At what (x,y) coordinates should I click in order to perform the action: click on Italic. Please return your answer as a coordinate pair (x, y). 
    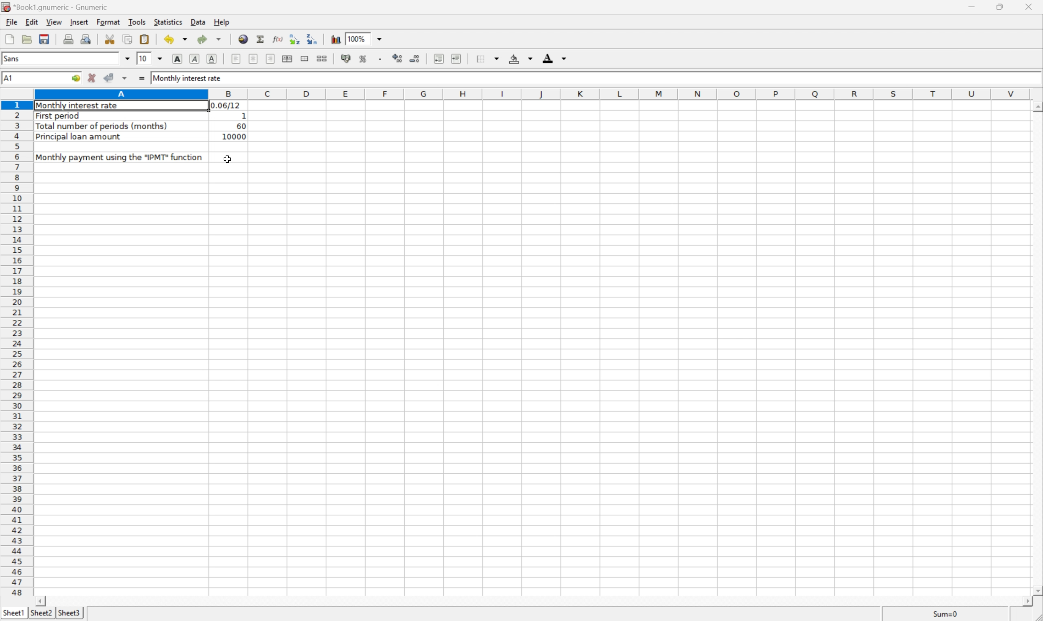
    Looking at the image, I should click on (196, 58).